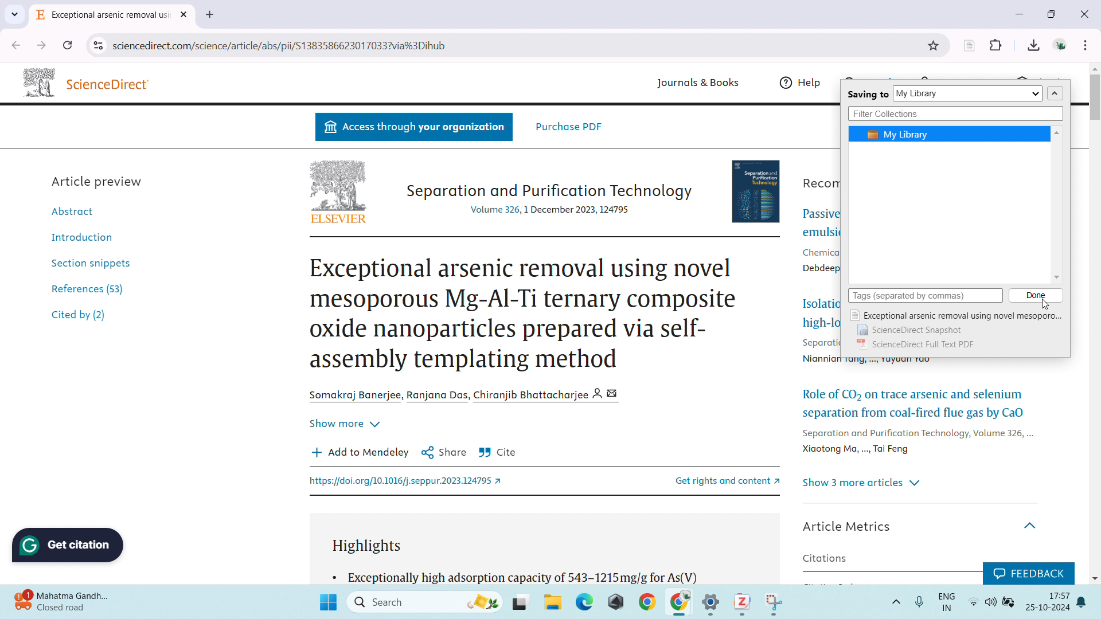  Describe the element at coordinates (517, 576) in the screenshot. I see `« Exceptionally high adsorption capacity of 543-1215mg/g for As(V)` at that location.